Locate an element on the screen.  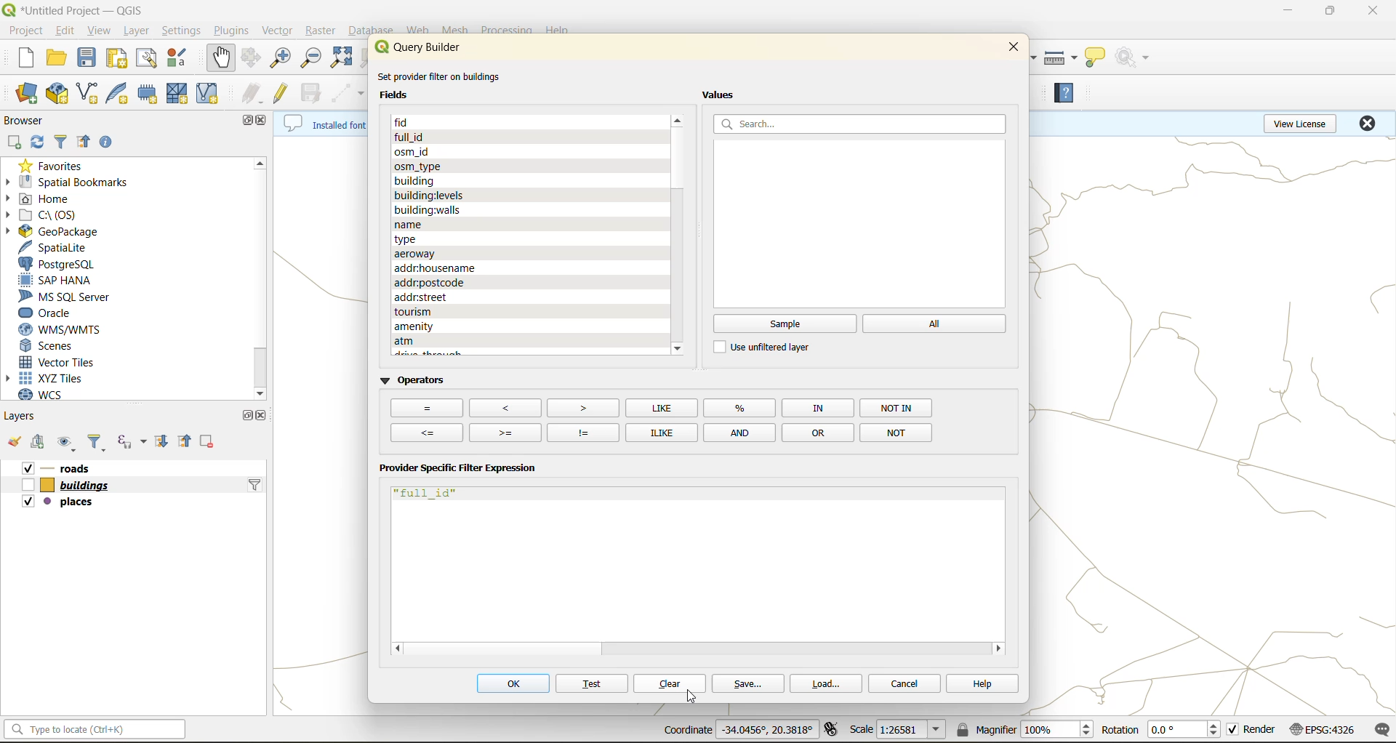
sap hana is located at coordinates (62, 281).